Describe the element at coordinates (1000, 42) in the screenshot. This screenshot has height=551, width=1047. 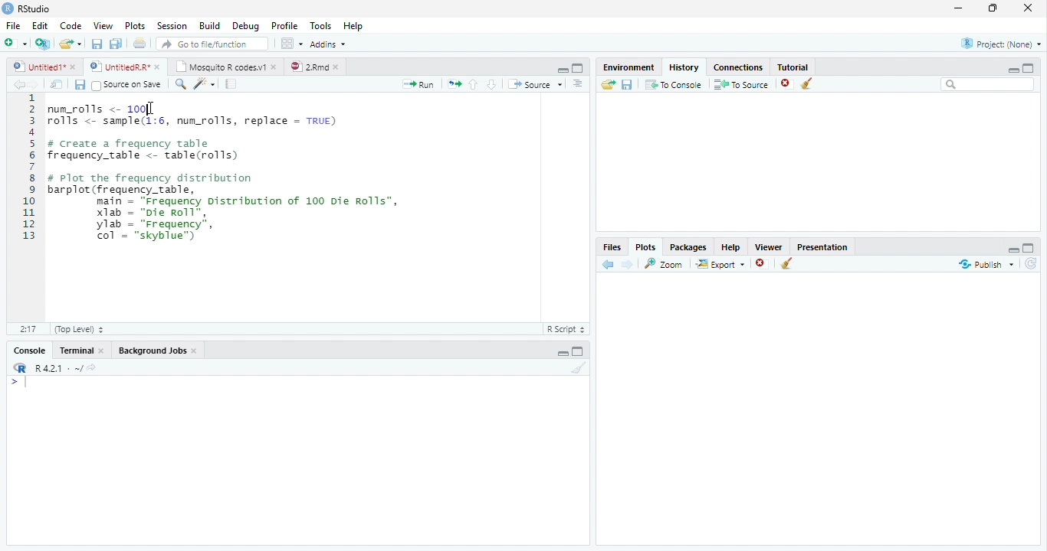
I see `Project: (None)` at that location.